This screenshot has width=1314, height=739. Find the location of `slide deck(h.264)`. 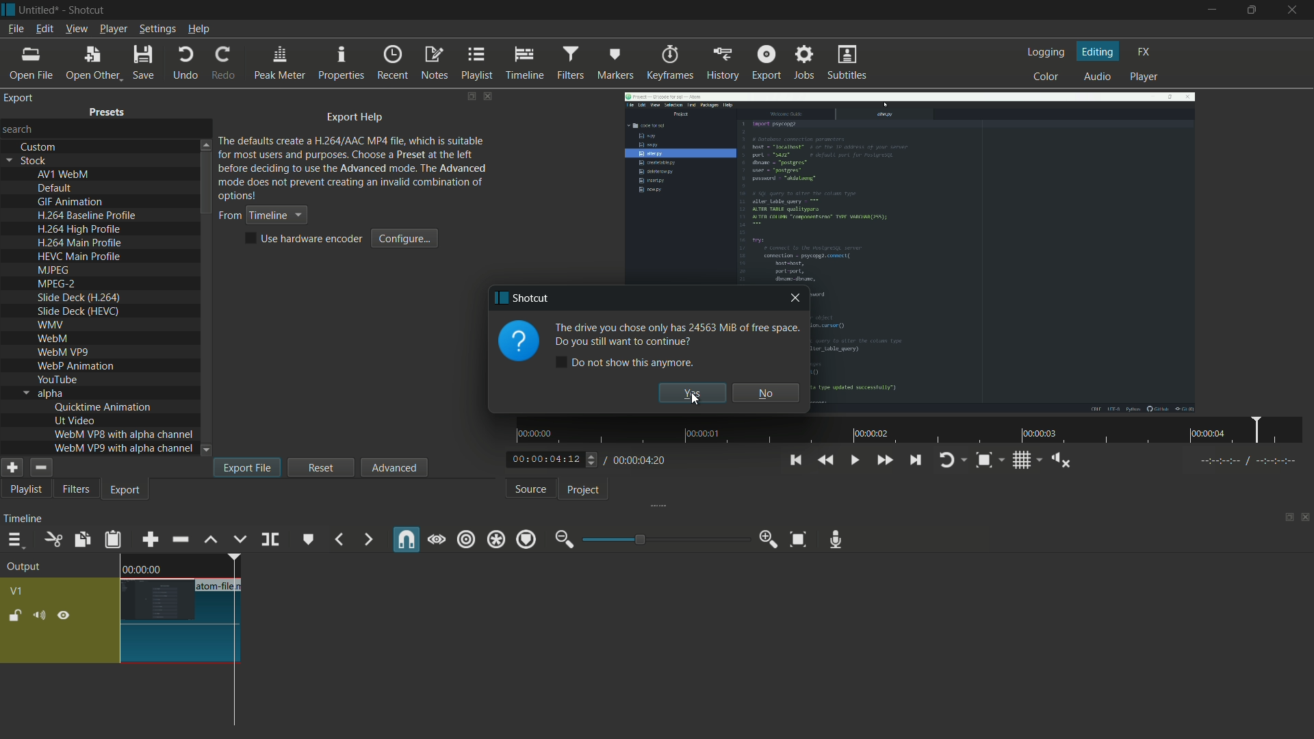

slide deck(h.264) is located at coordinates (79, 298).